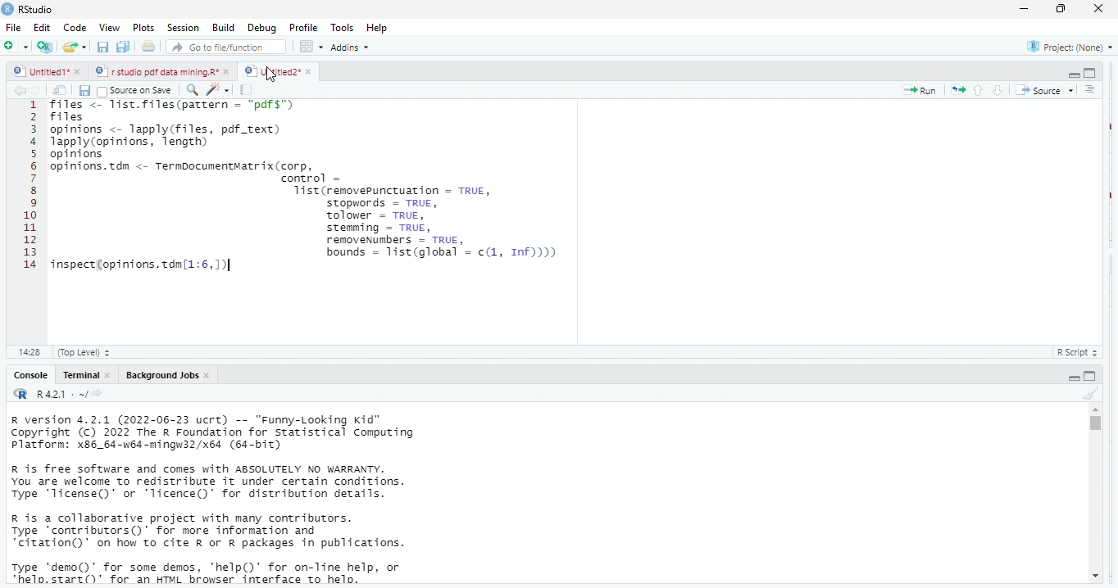 This screenshot has width=1118, height=588. What do you see at coordinates (182, 28) in the screenshot?
I see `session` at bounding box center [182, 28].